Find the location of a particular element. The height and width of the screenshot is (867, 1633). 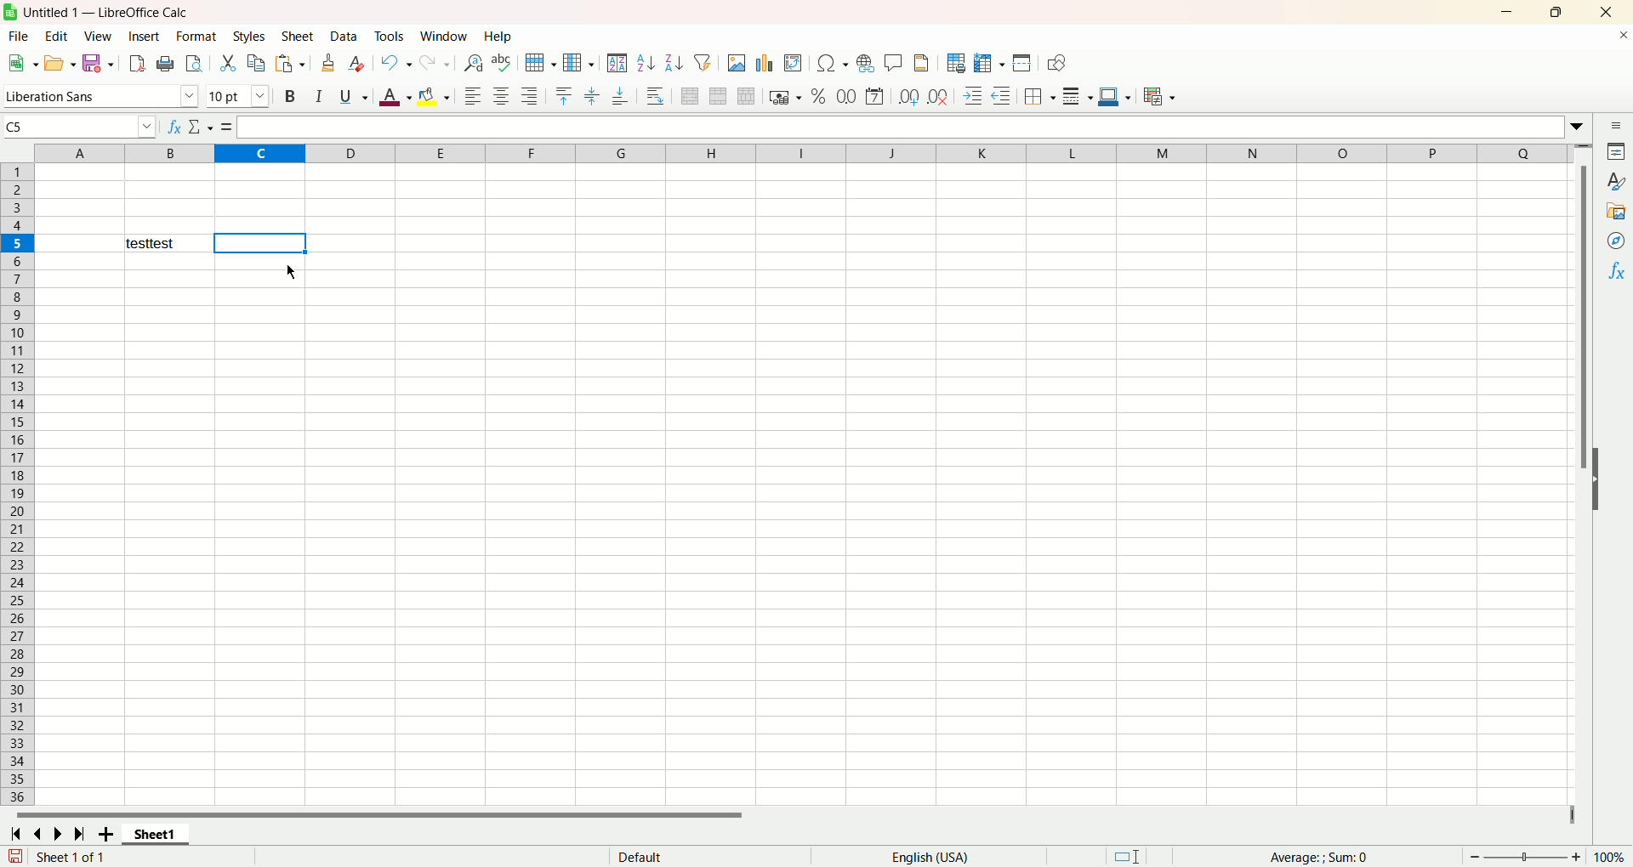

merge and center cells is located at coordinates (686, 96).